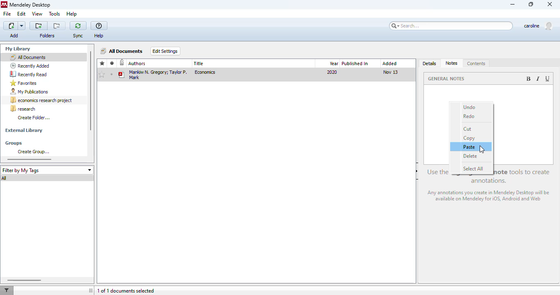 This screenshot has width=560, height=295. What do you see at coordinates (23, 280) in the screenshot?
I see `horizontal scroll bar` at bounding box center [23, 280].